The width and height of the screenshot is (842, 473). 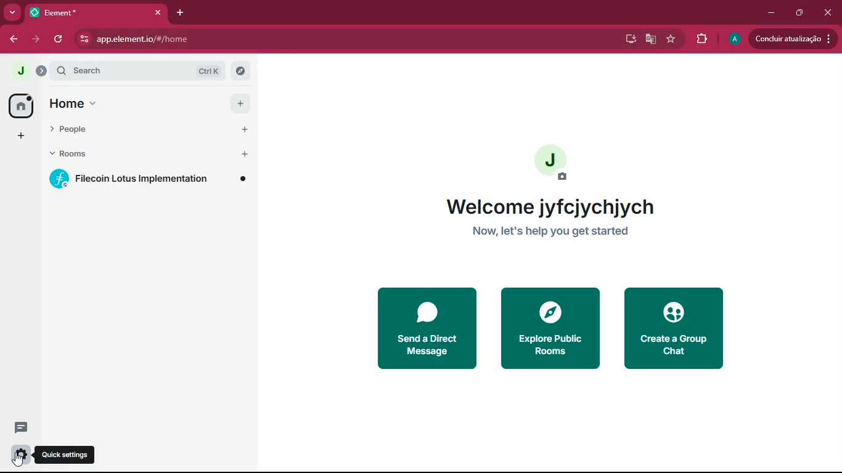 I want to click on profile picture, so click(x=552, y=163).